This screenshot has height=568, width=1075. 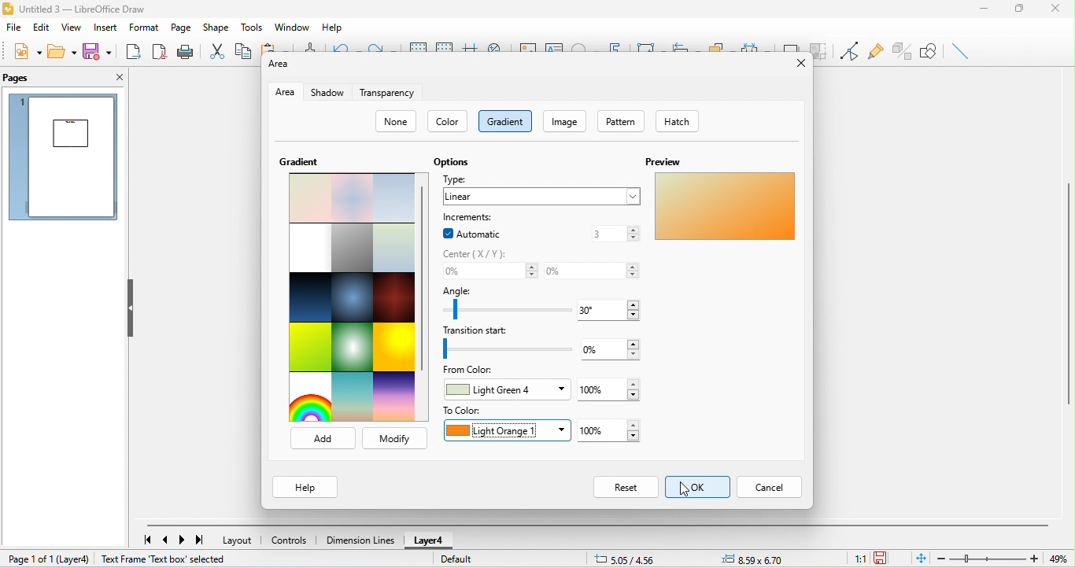 What do you see at coordinates (469, 217) in the screenshot?
I see `increments` at bounding box center [469, 217].